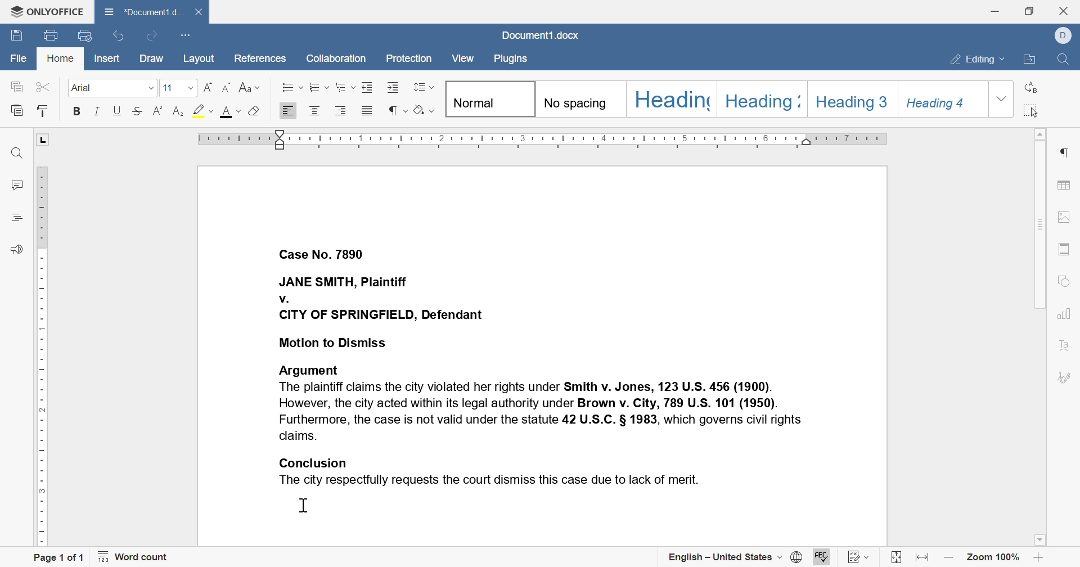 This screenshot has height=567, width=1080. What do you see at coordinates (541, 35) in the screenshot?
I see `Document1.docx` at bounding box center [541, 35].